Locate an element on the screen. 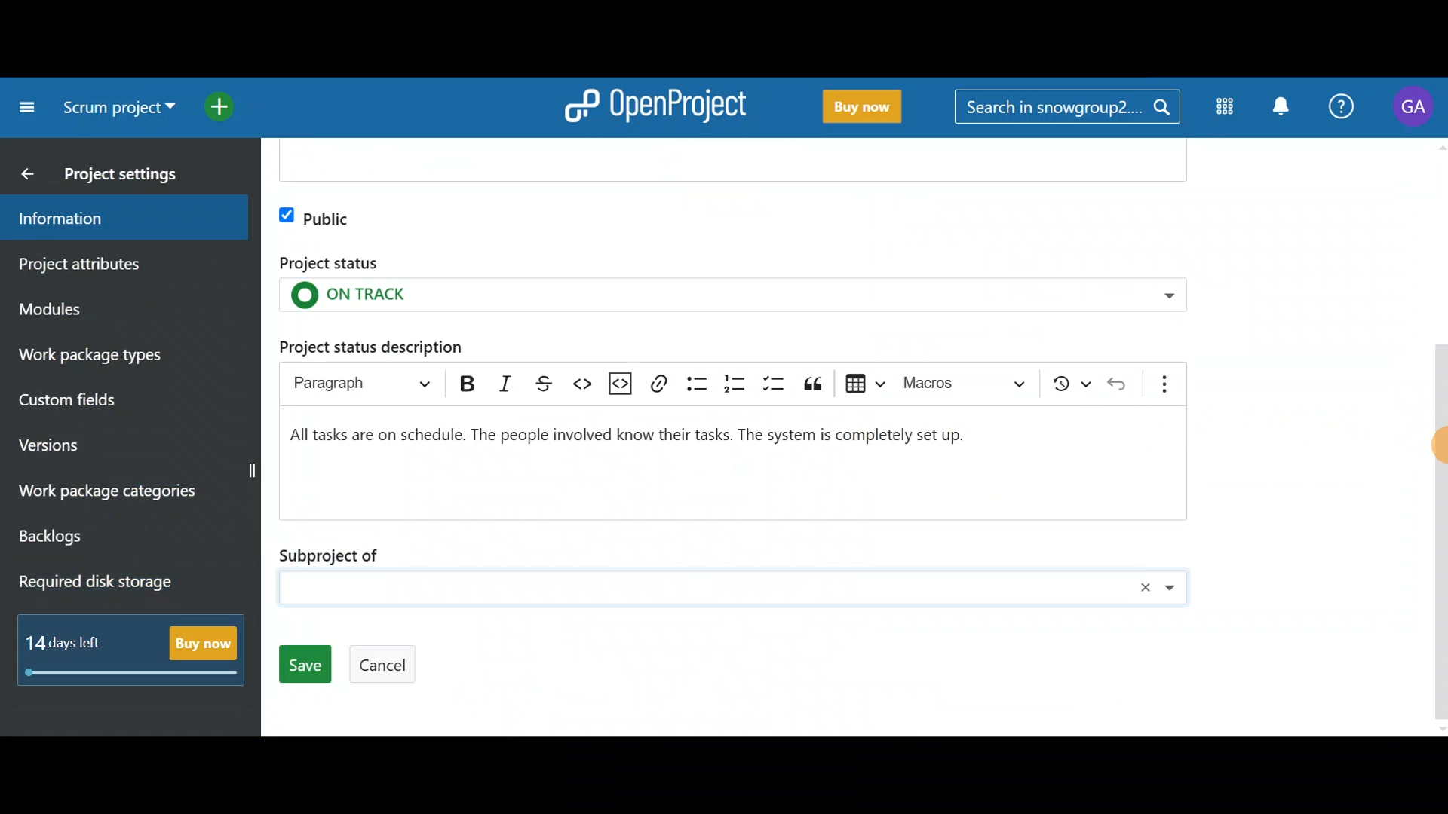 This screenshot has width=1448, height=814. Save is located at coordinates (302, 666).